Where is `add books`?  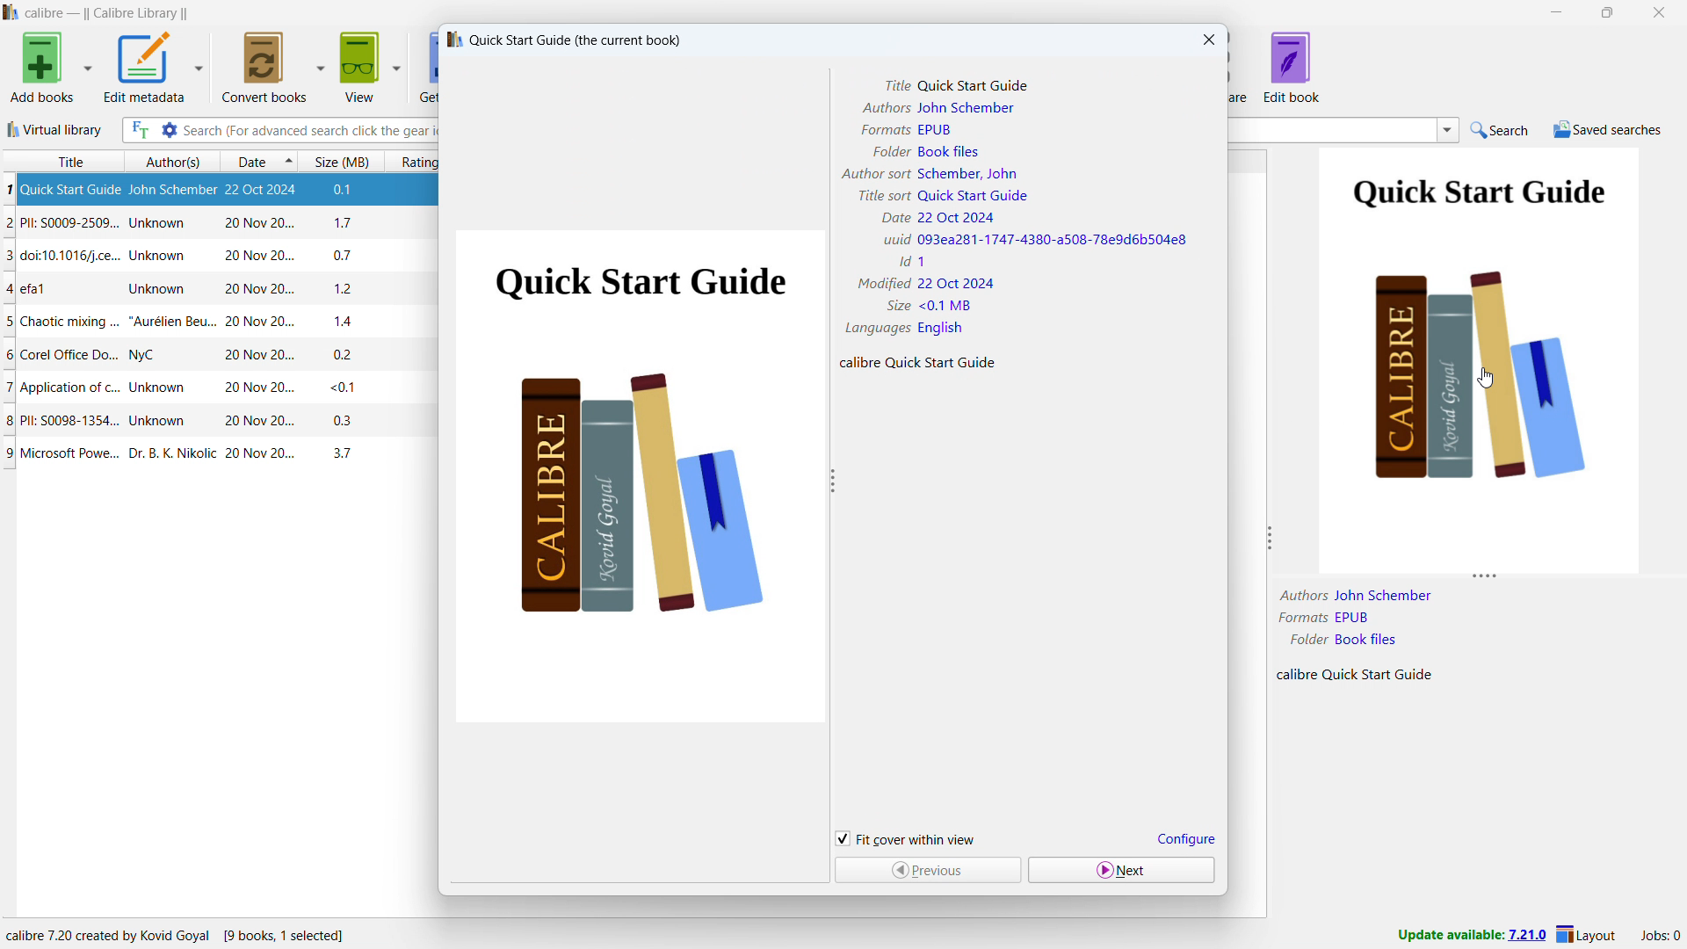 add books is located at coordinates (39, 67).